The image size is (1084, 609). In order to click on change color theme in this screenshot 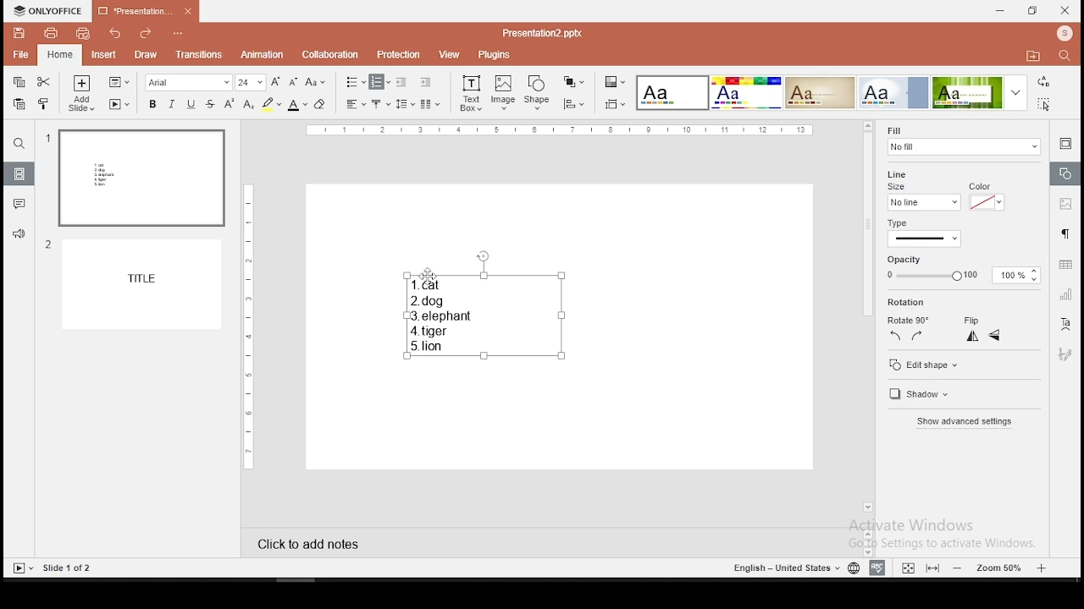, I will do `click(615, 81)`.